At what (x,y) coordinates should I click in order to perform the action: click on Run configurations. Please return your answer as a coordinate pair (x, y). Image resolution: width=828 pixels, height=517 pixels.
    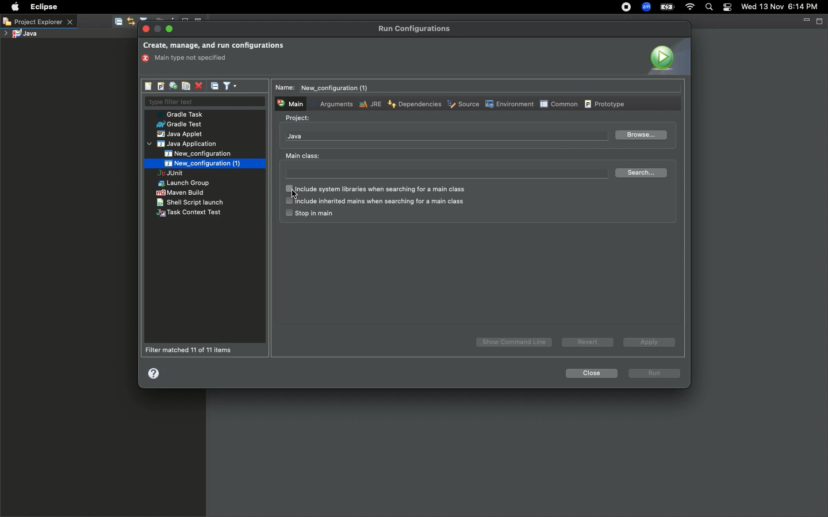
    Looking at the image, I should click on (416, 29).